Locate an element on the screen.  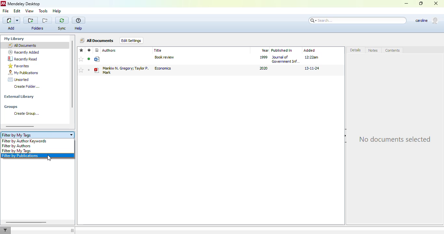
profile is located at coordinates (427, 20).